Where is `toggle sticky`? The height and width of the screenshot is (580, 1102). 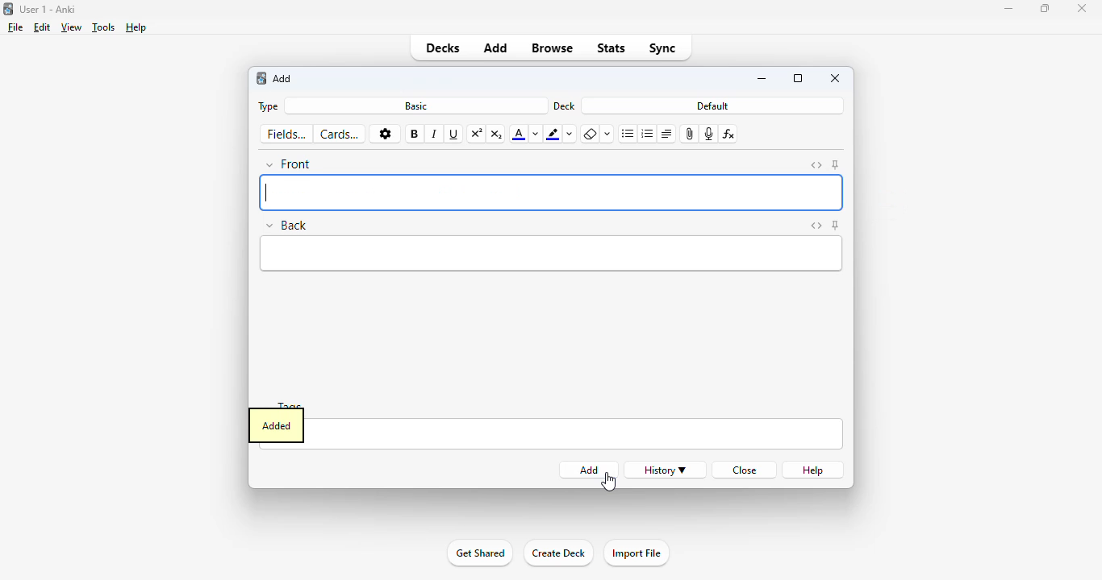
toggle sticky is located at coordinates (836, 226).